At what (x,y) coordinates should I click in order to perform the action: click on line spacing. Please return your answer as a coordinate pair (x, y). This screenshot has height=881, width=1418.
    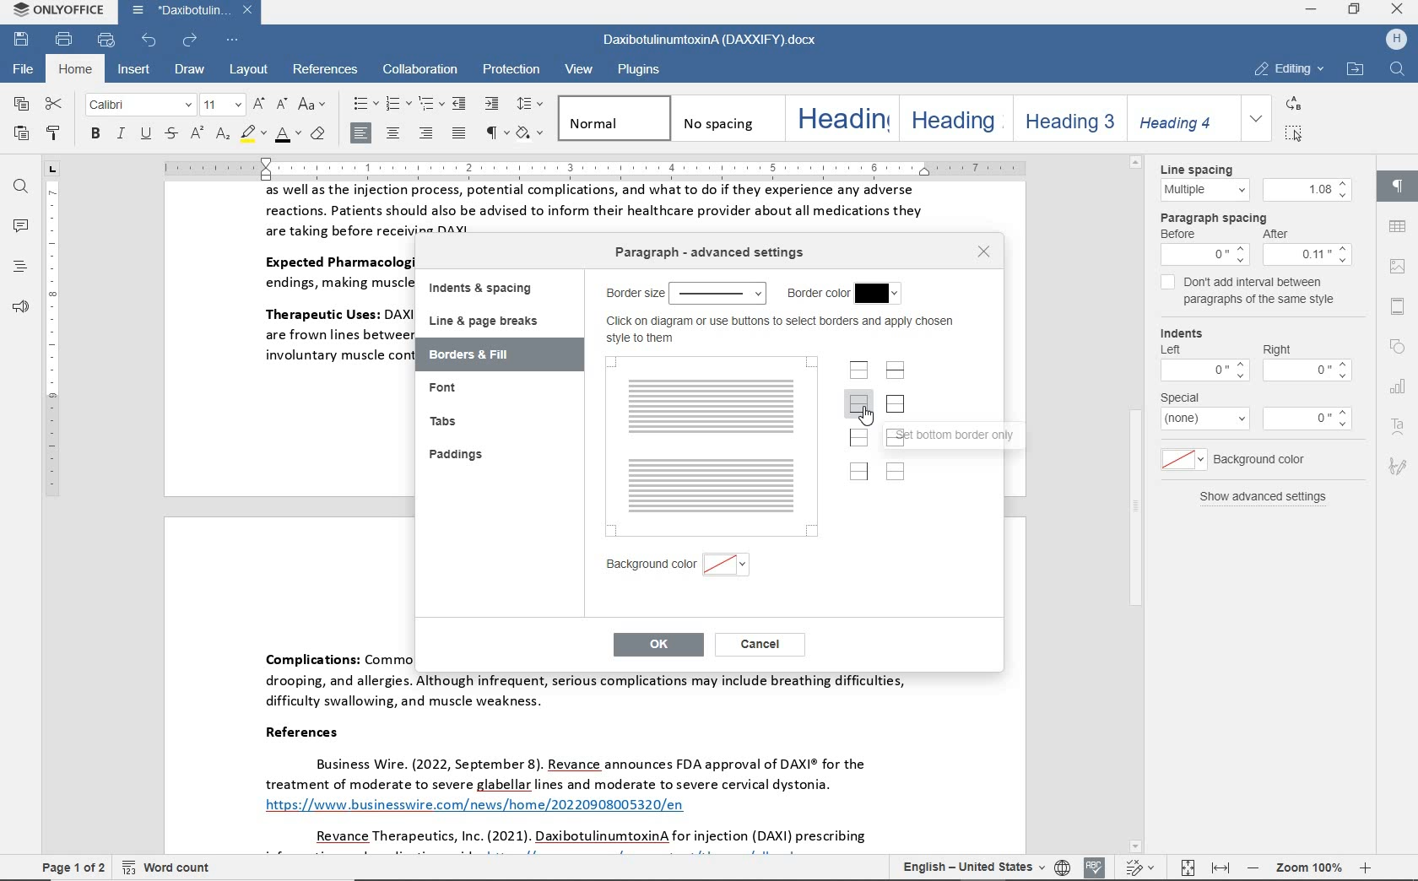
    Looking at the image, I should click on (1252, 181).